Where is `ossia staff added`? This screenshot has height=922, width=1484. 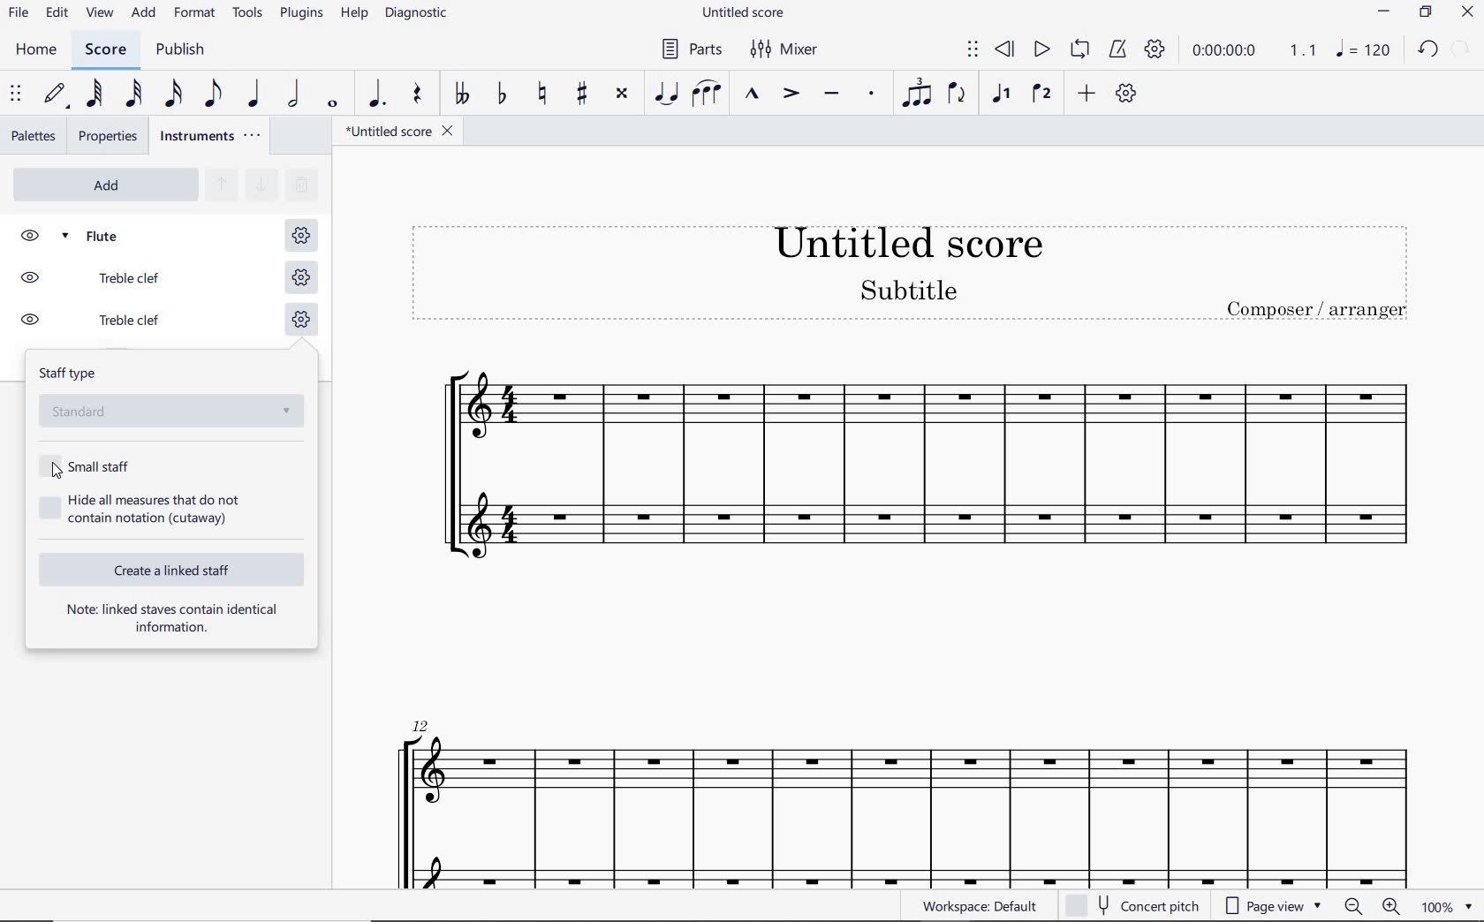
ossia staff added is located at coordinates (894, 858).